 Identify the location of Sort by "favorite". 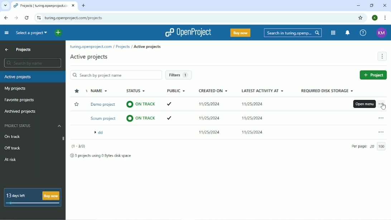
(77, 91).